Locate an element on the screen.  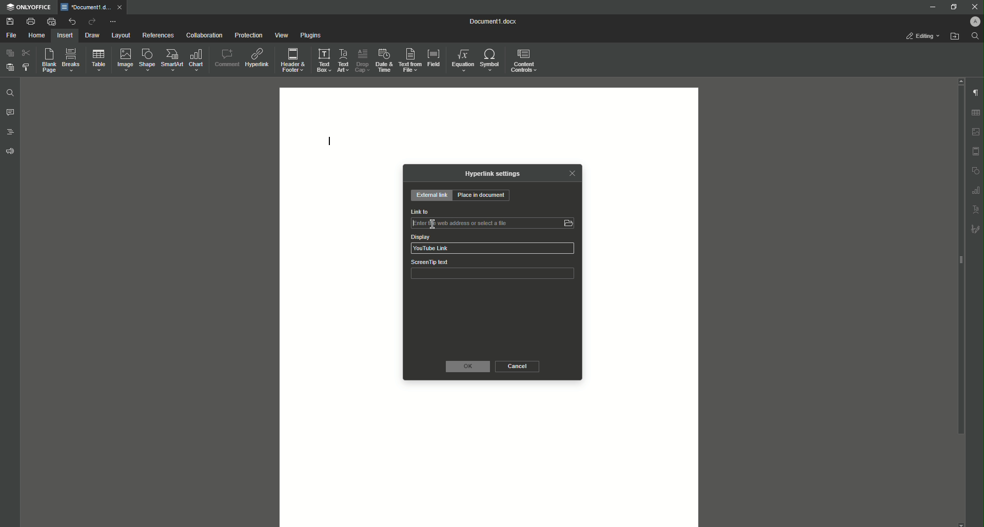
Document1.docx is located at coordinates (496, 21).